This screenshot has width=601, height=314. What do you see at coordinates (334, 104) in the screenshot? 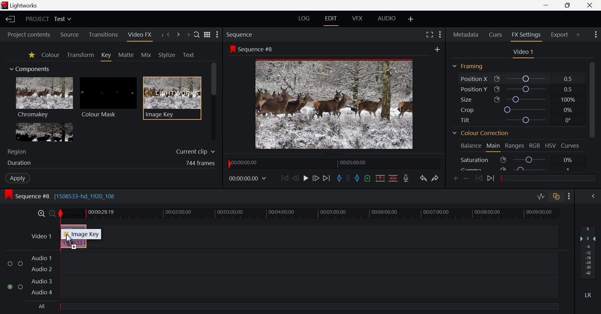
I see `Sequence Preview Screen` at bounding box center [334, 104].